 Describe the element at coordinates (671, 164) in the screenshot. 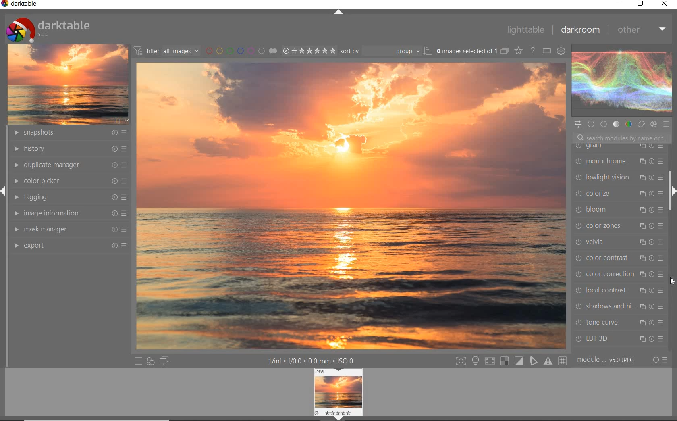

I see `SCROLLBAR` at that location.